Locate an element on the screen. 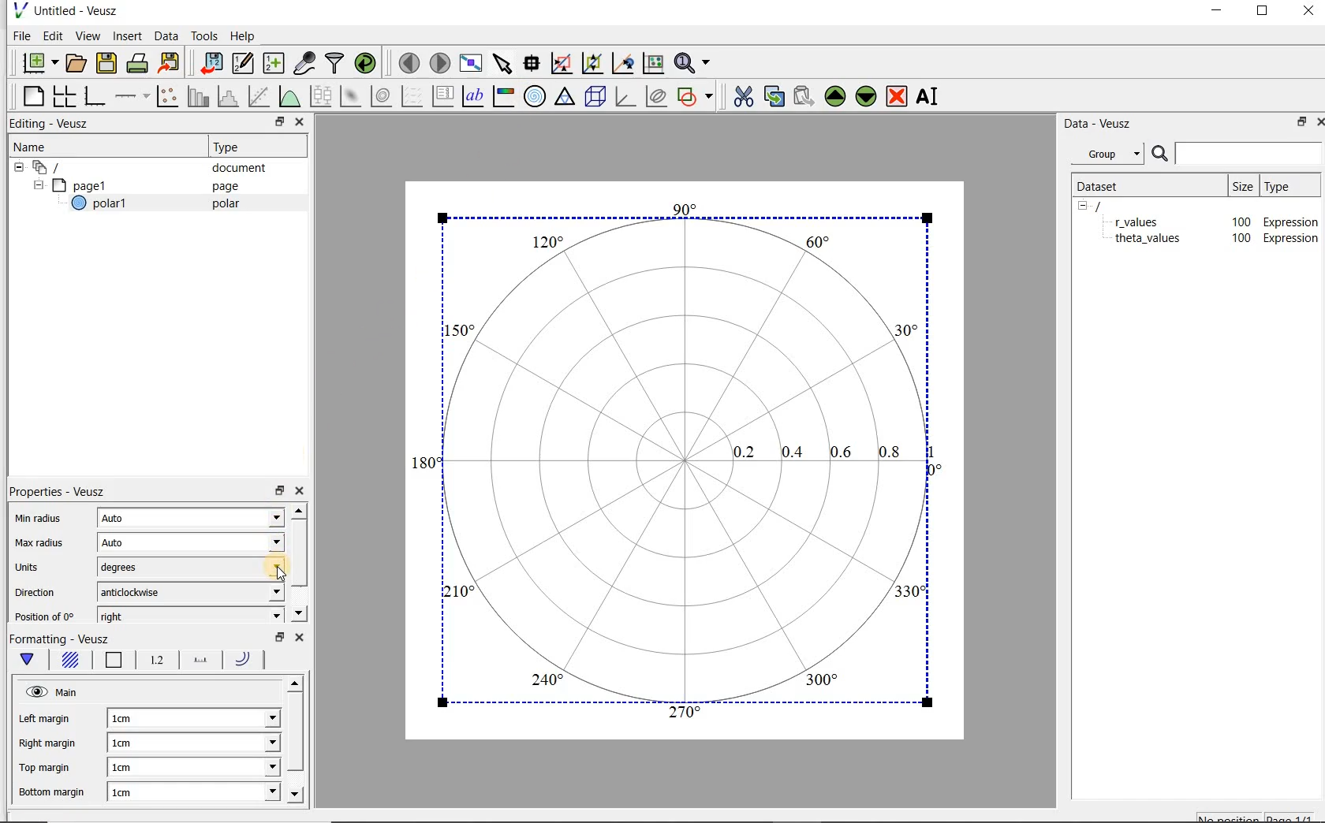 This screenshot has height=823, width=1325. /document name is located at coordinates (1112, 205).